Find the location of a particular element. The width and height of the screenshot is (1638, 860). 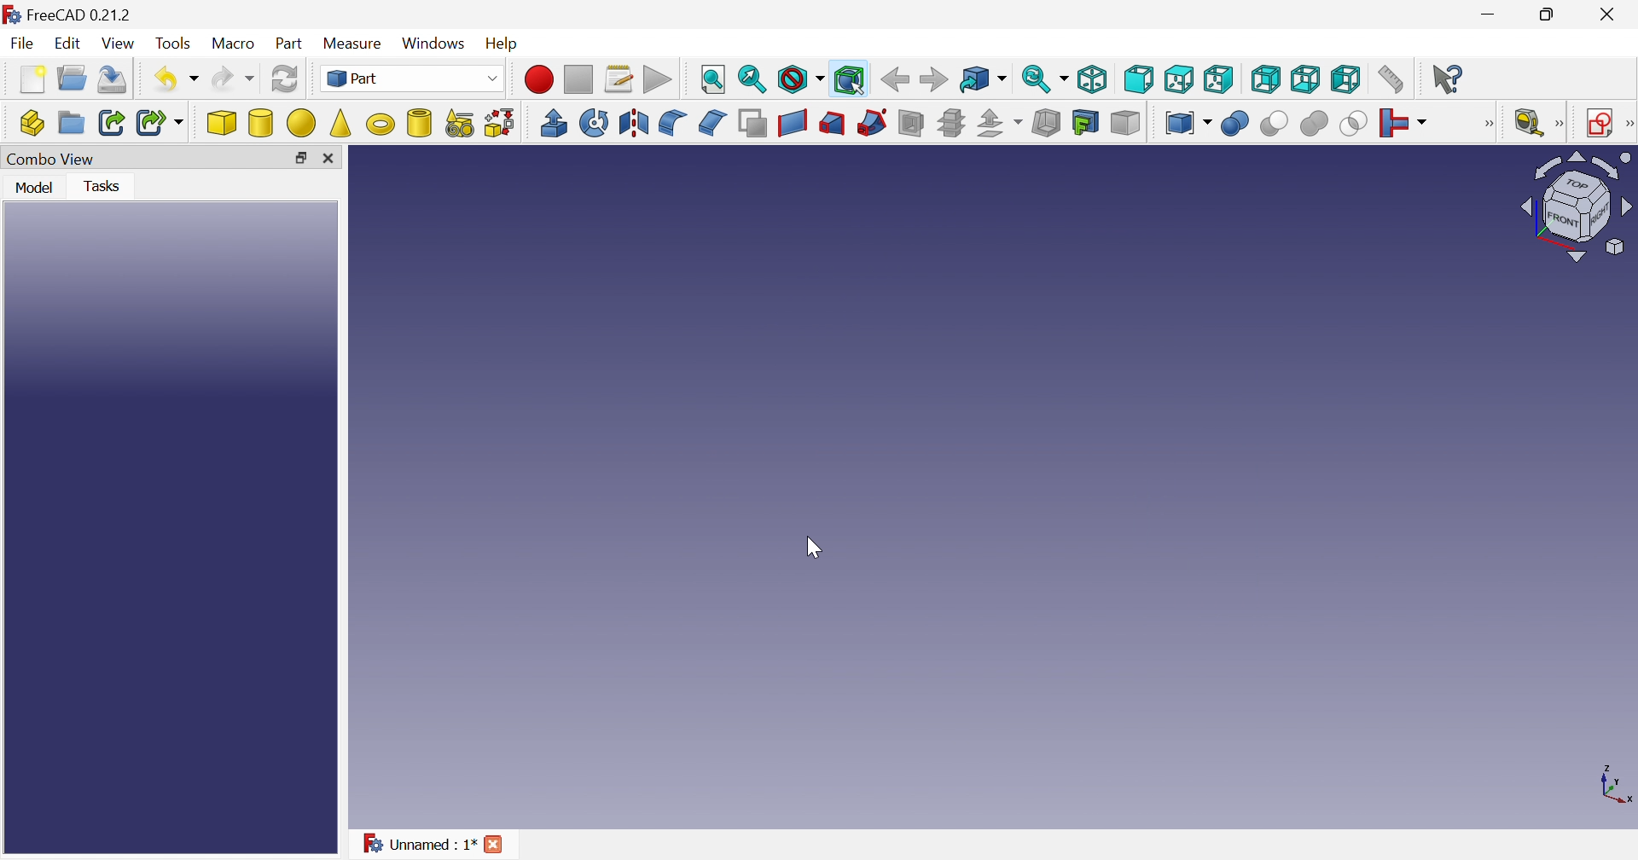

Create group is located at coordinates (72, 124).